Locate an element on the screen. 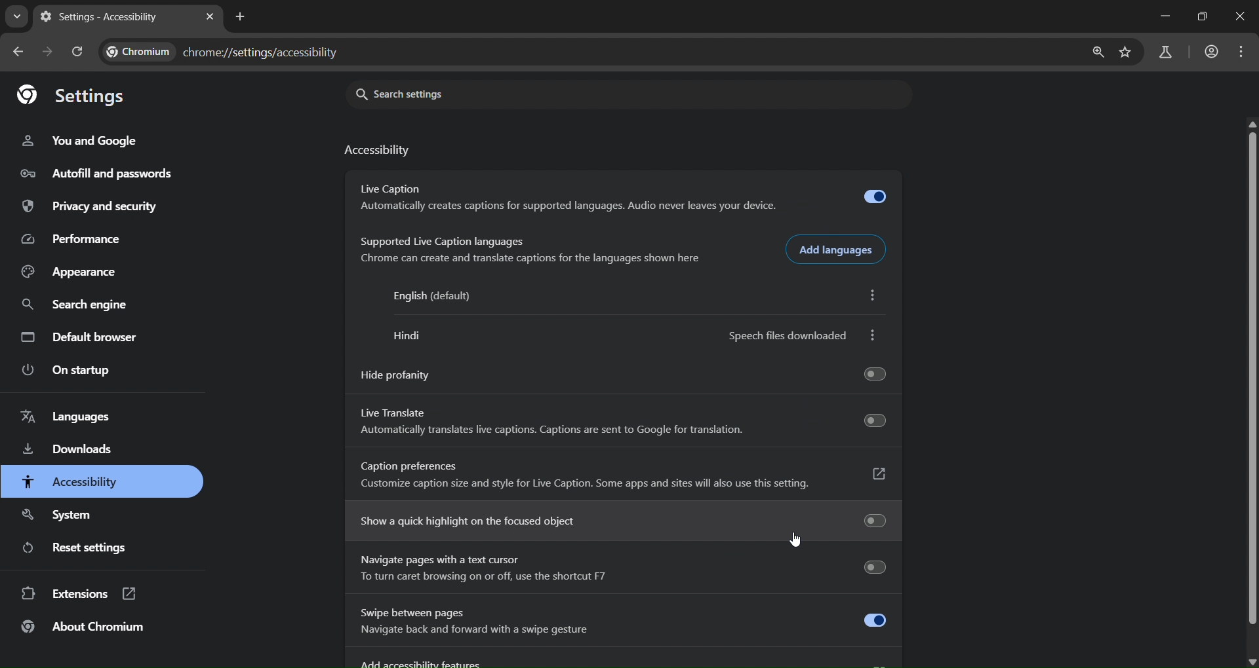  about chromium is located at coordinates (84, 628).